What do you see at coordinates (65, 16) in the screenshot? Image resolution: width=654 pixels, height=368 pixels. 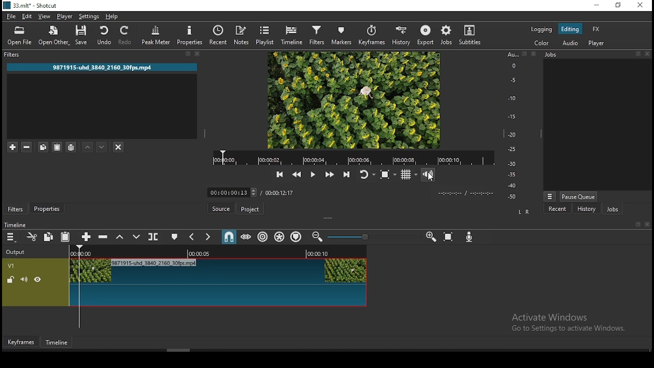 I see `player` at bounding box center [65, 16].